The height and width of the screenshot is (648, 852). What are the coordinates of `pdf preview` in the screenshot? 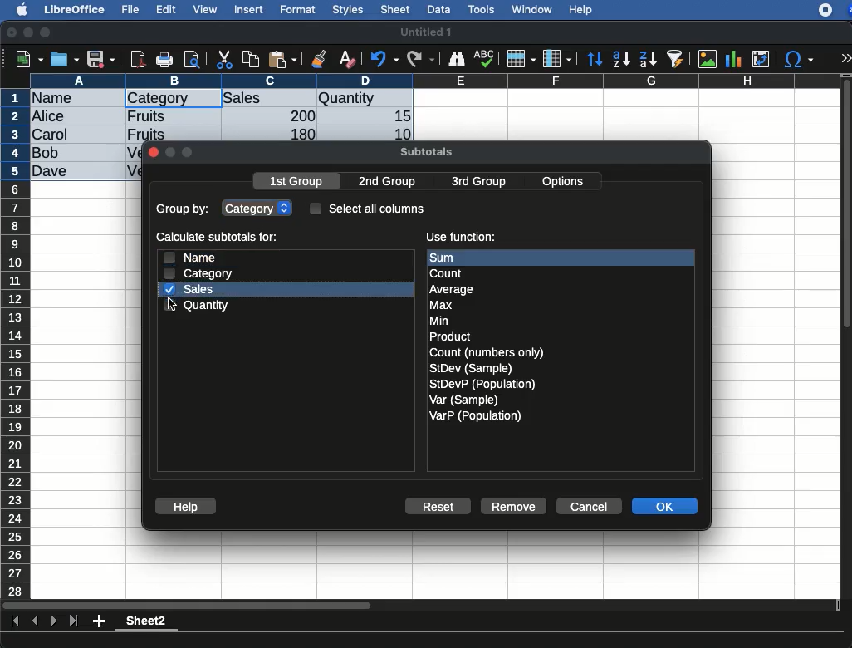 It's located at (139, 59).